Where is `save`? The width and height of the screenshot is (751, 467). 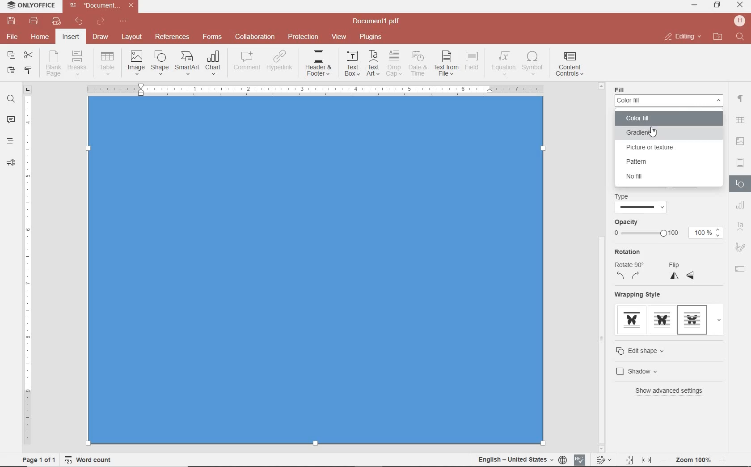
save is located at coordinates (10, 21).